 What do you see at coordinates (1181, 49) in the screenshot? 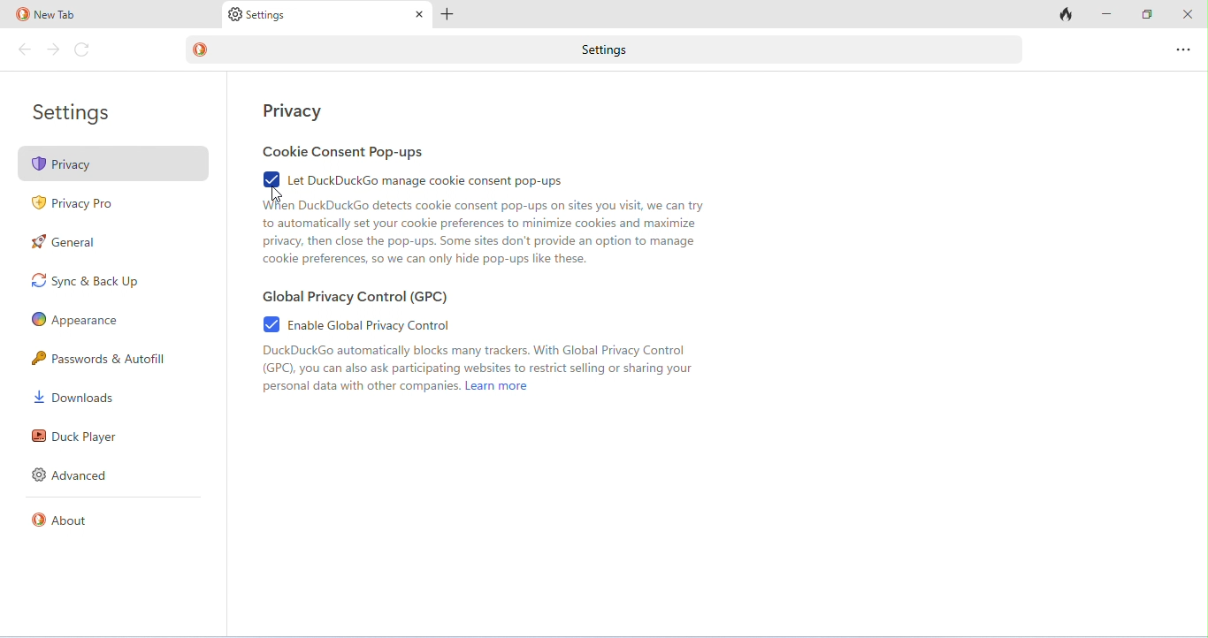
I see `send feedback, new tab, new window, settings and more` at bounding box center [1181, 49].